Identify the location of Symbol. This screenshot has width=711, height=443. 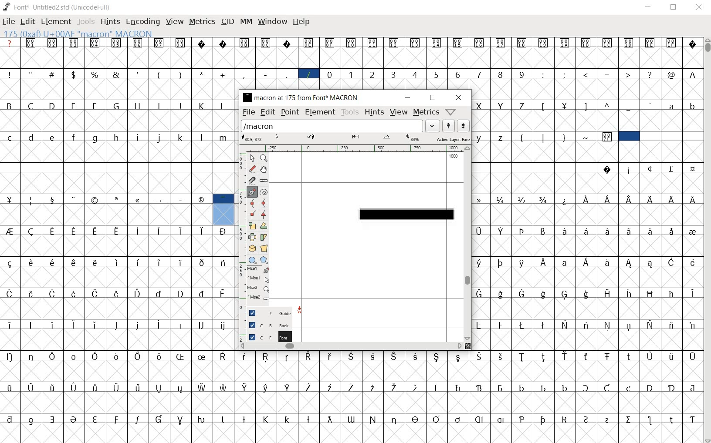
(586, 293).